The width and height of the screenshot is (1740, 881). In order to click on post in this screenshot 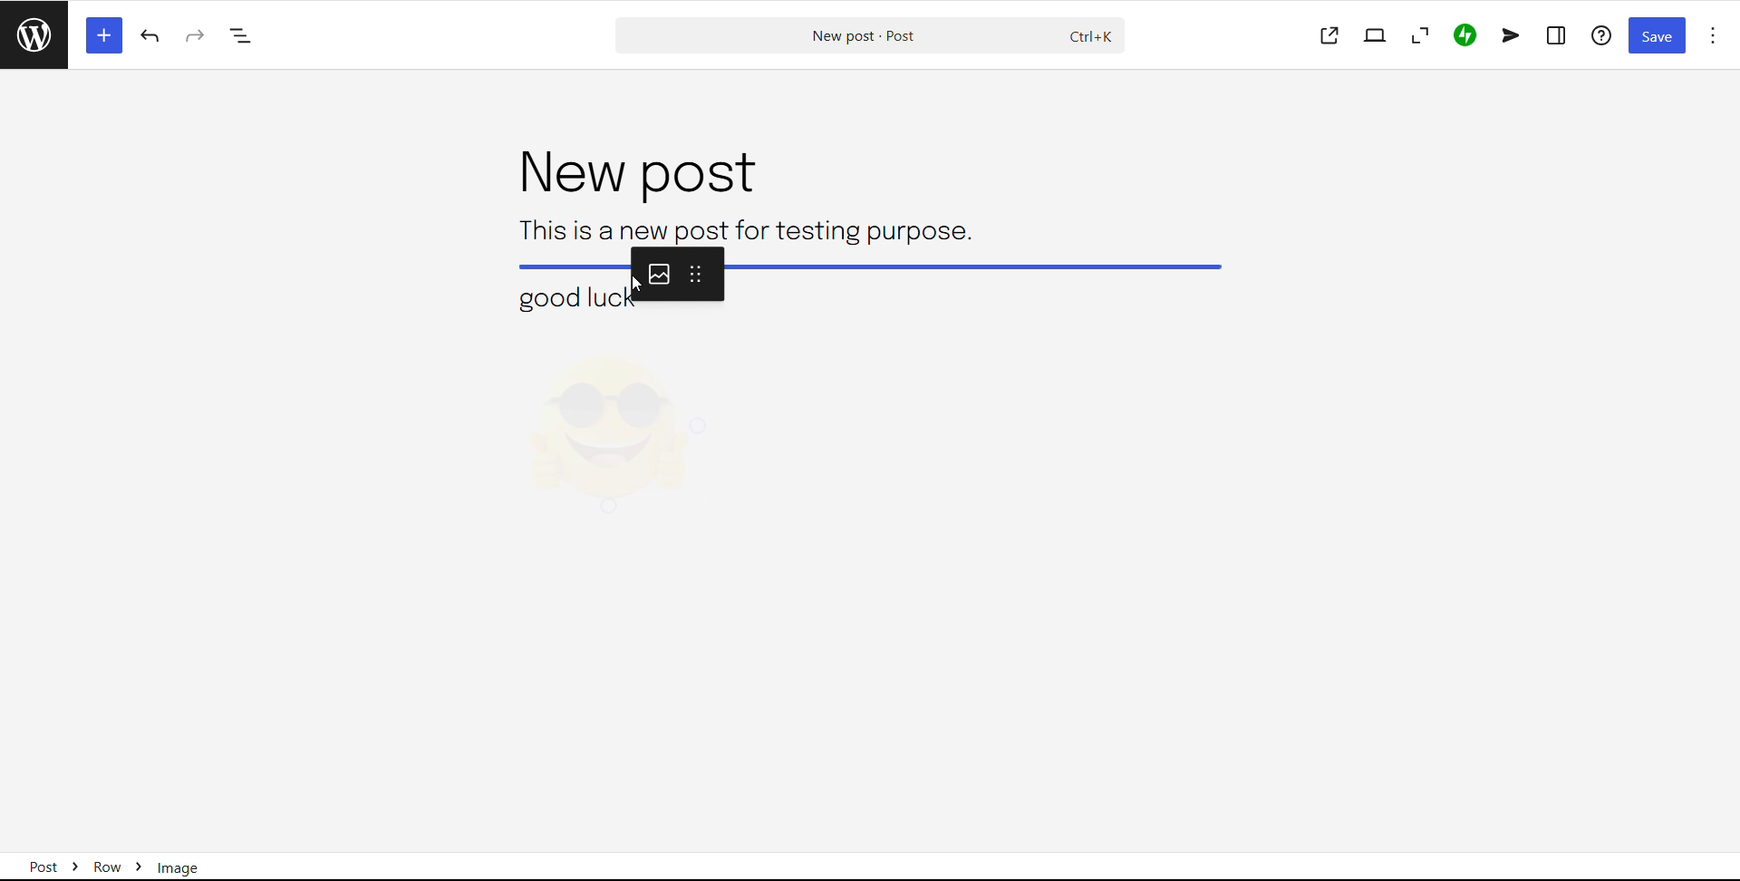, I will do `click(633, 174)`.